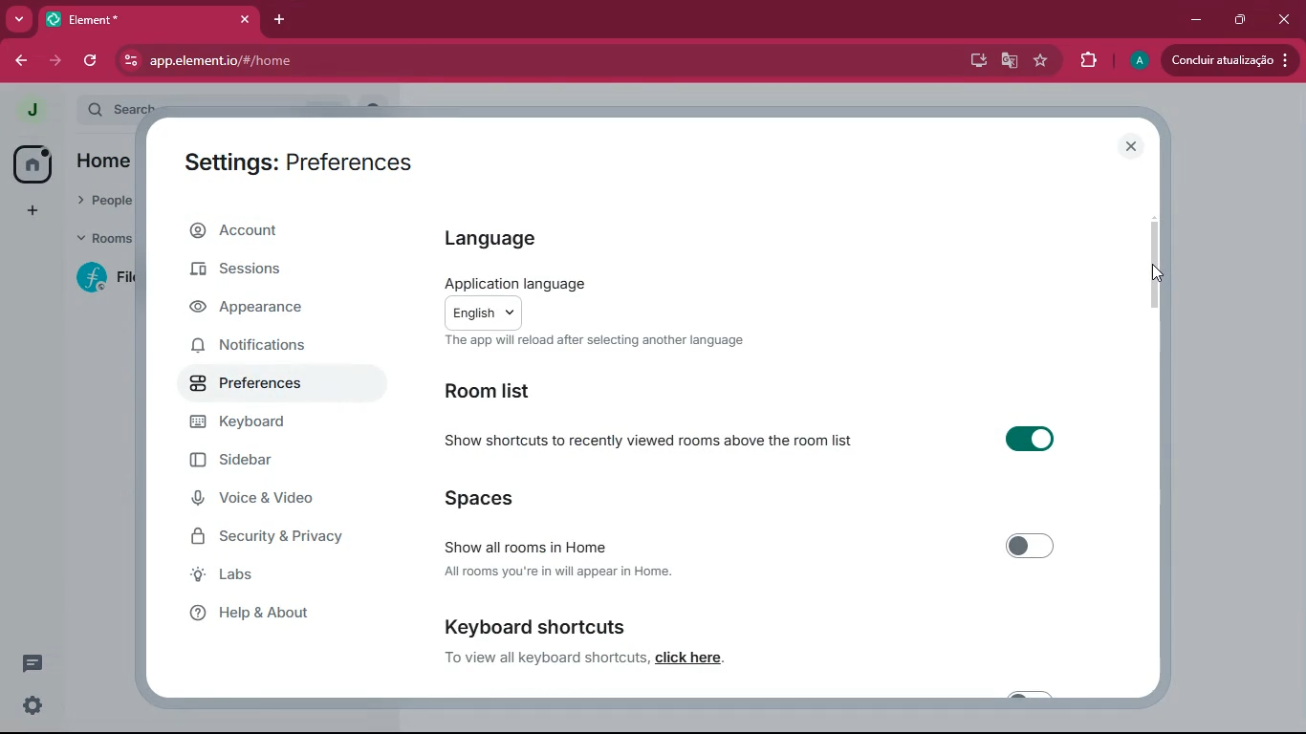 The height and width of the screenshot is (734, 1306). Describe the element at coordinates (260, 348) in the screenshot. I see `notifications` at that location.